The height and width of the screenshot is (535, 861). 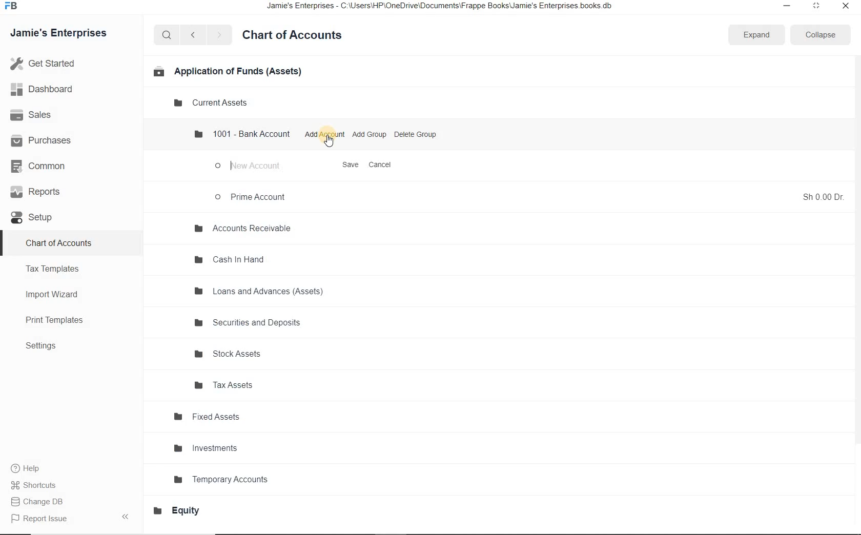 What do you see at coordinates (60, 242) in the screenshot?
I see `Chart of Accounts` at bounding box center [60, 242].